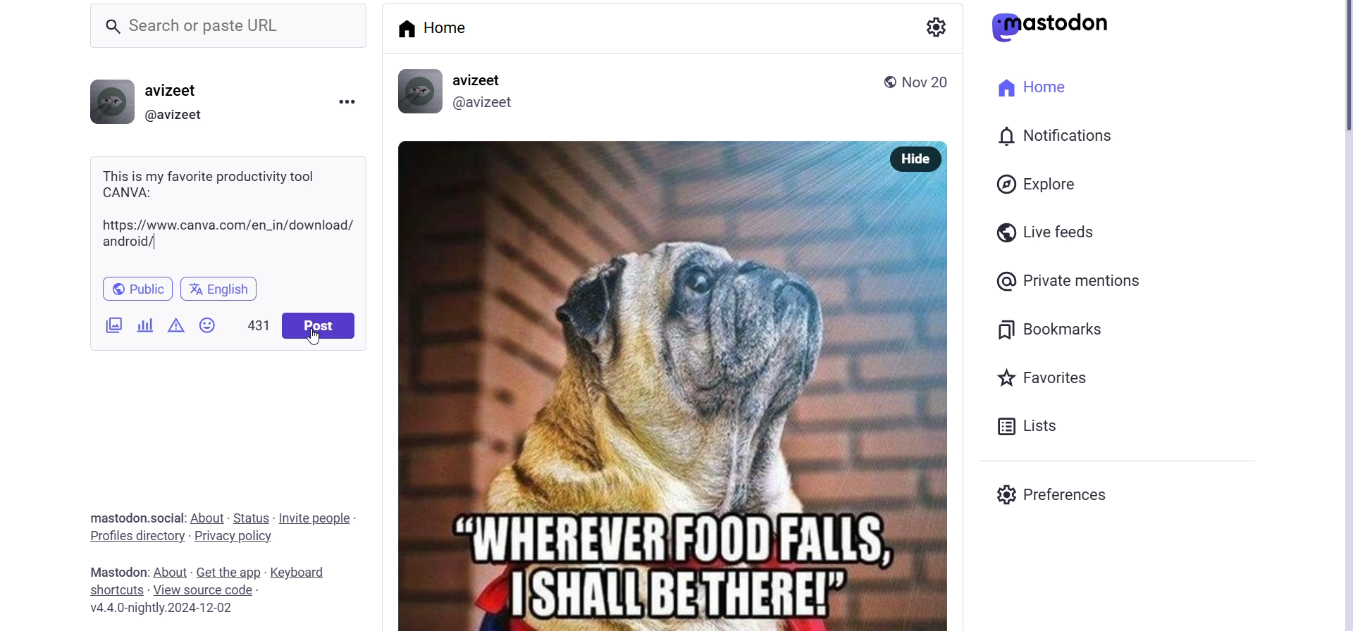  I want to click on lists, so click(1053, 424).